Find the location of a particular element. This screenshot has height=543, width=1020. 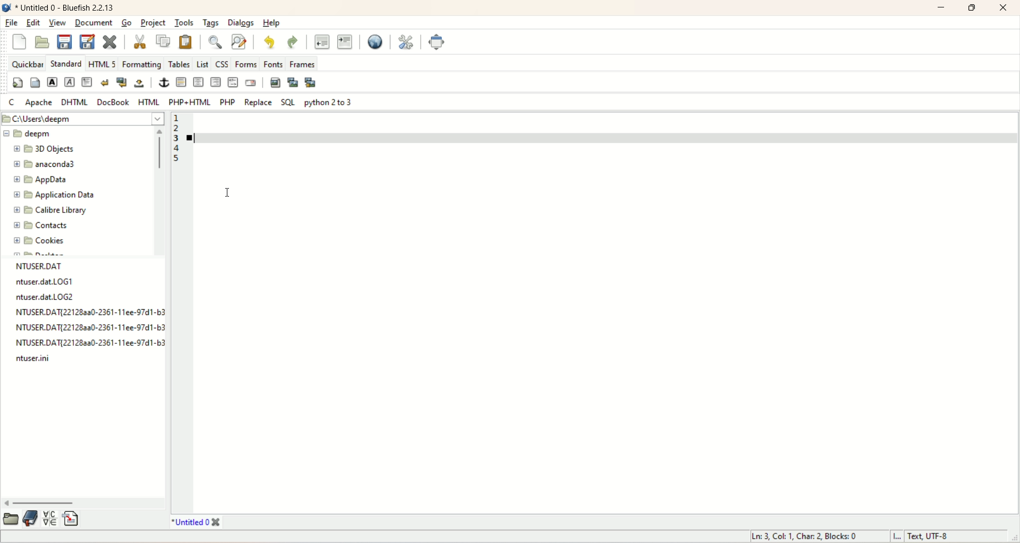

right justify is located at coordinates (215, 82).